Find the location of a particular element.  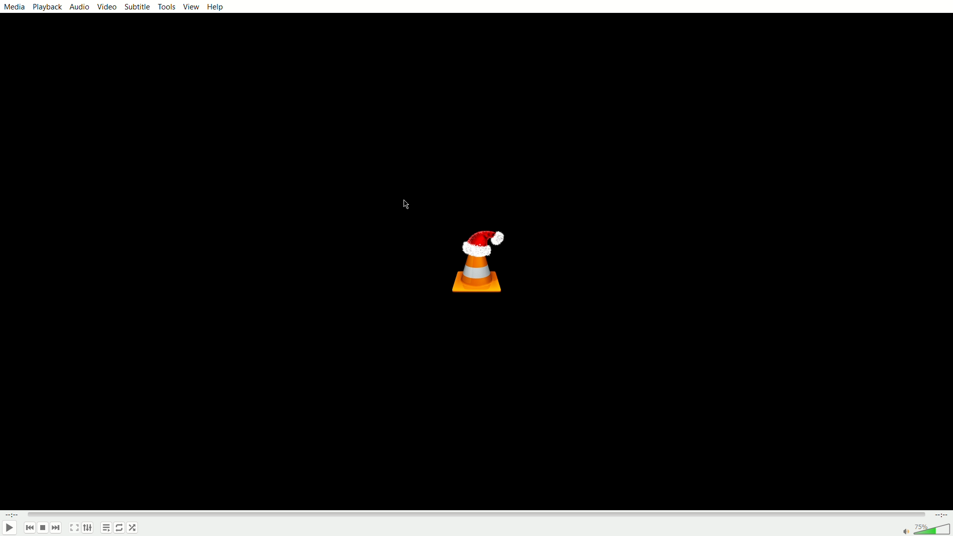

progress bar is located at coordinates (477, 515).